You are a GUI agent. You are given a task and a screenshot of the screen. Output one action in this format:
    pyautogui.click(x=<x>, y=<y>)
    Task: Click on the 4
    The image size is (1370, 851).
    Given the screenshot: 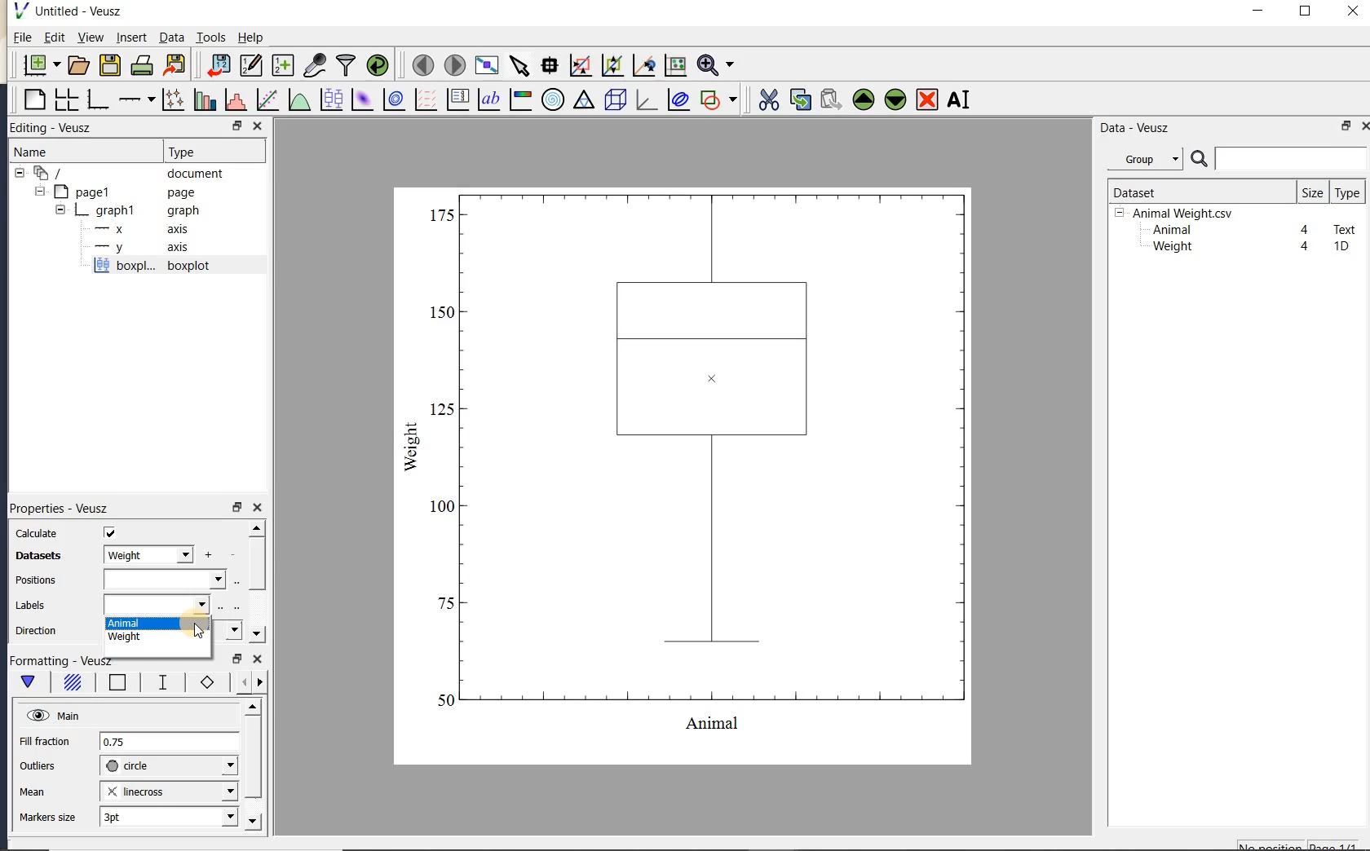 What is the action you would take?
    pyautogui.click(x=1306, y=231)
    